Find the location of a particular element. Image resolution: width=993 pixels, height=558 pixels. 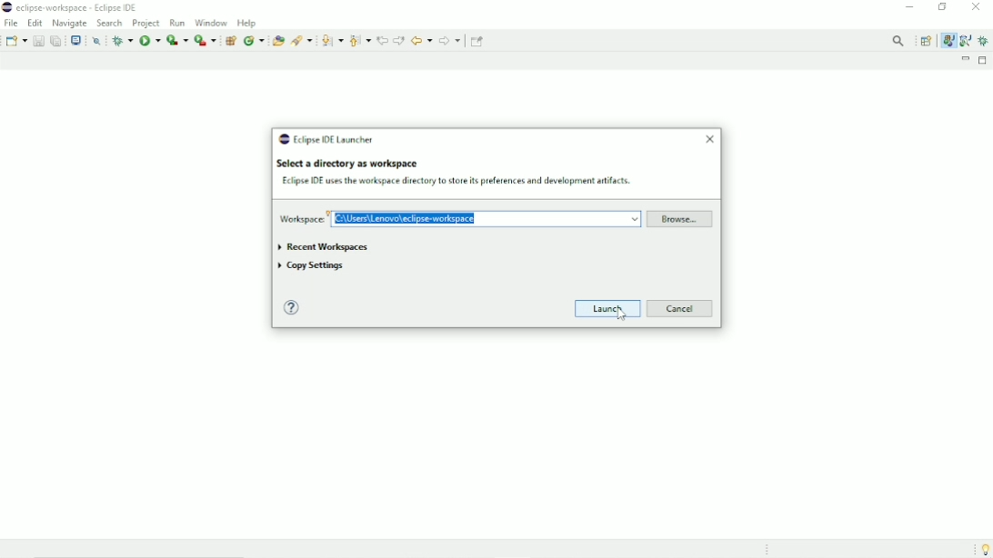

Save is located at coordinates (37, 39).